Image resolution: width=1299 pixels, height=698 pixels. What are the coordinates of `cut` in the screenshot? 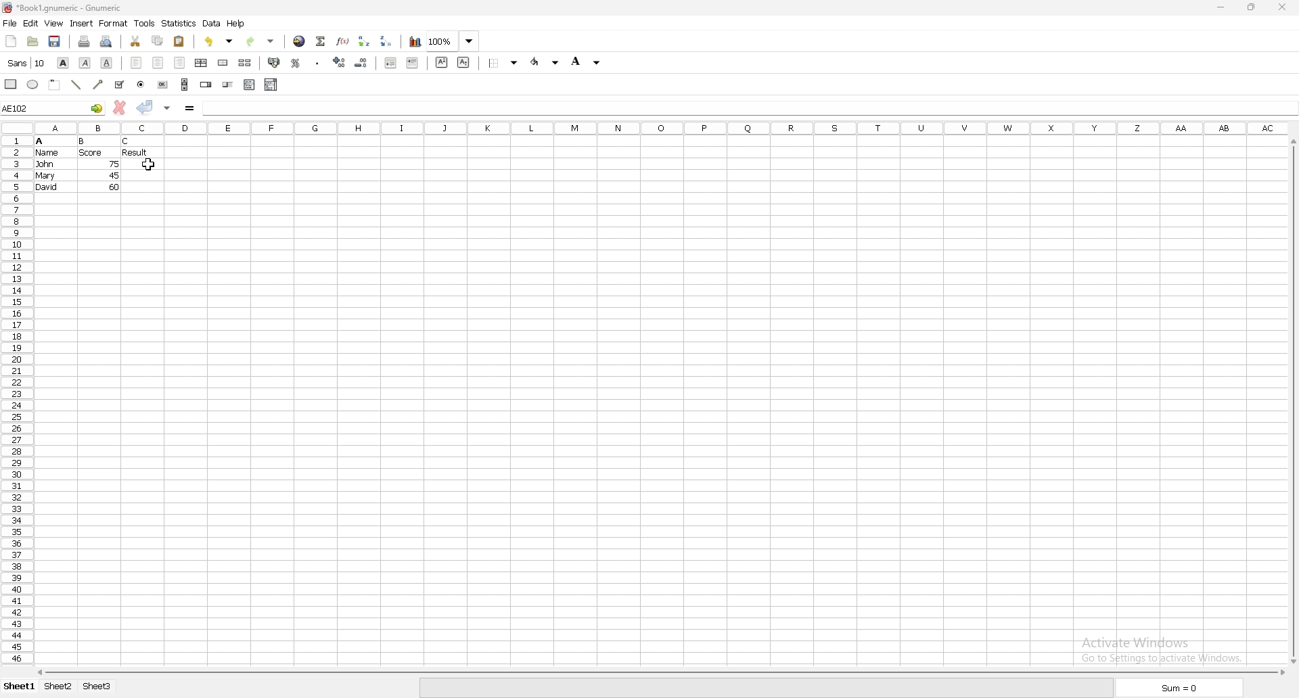 It's located at (135, 41).